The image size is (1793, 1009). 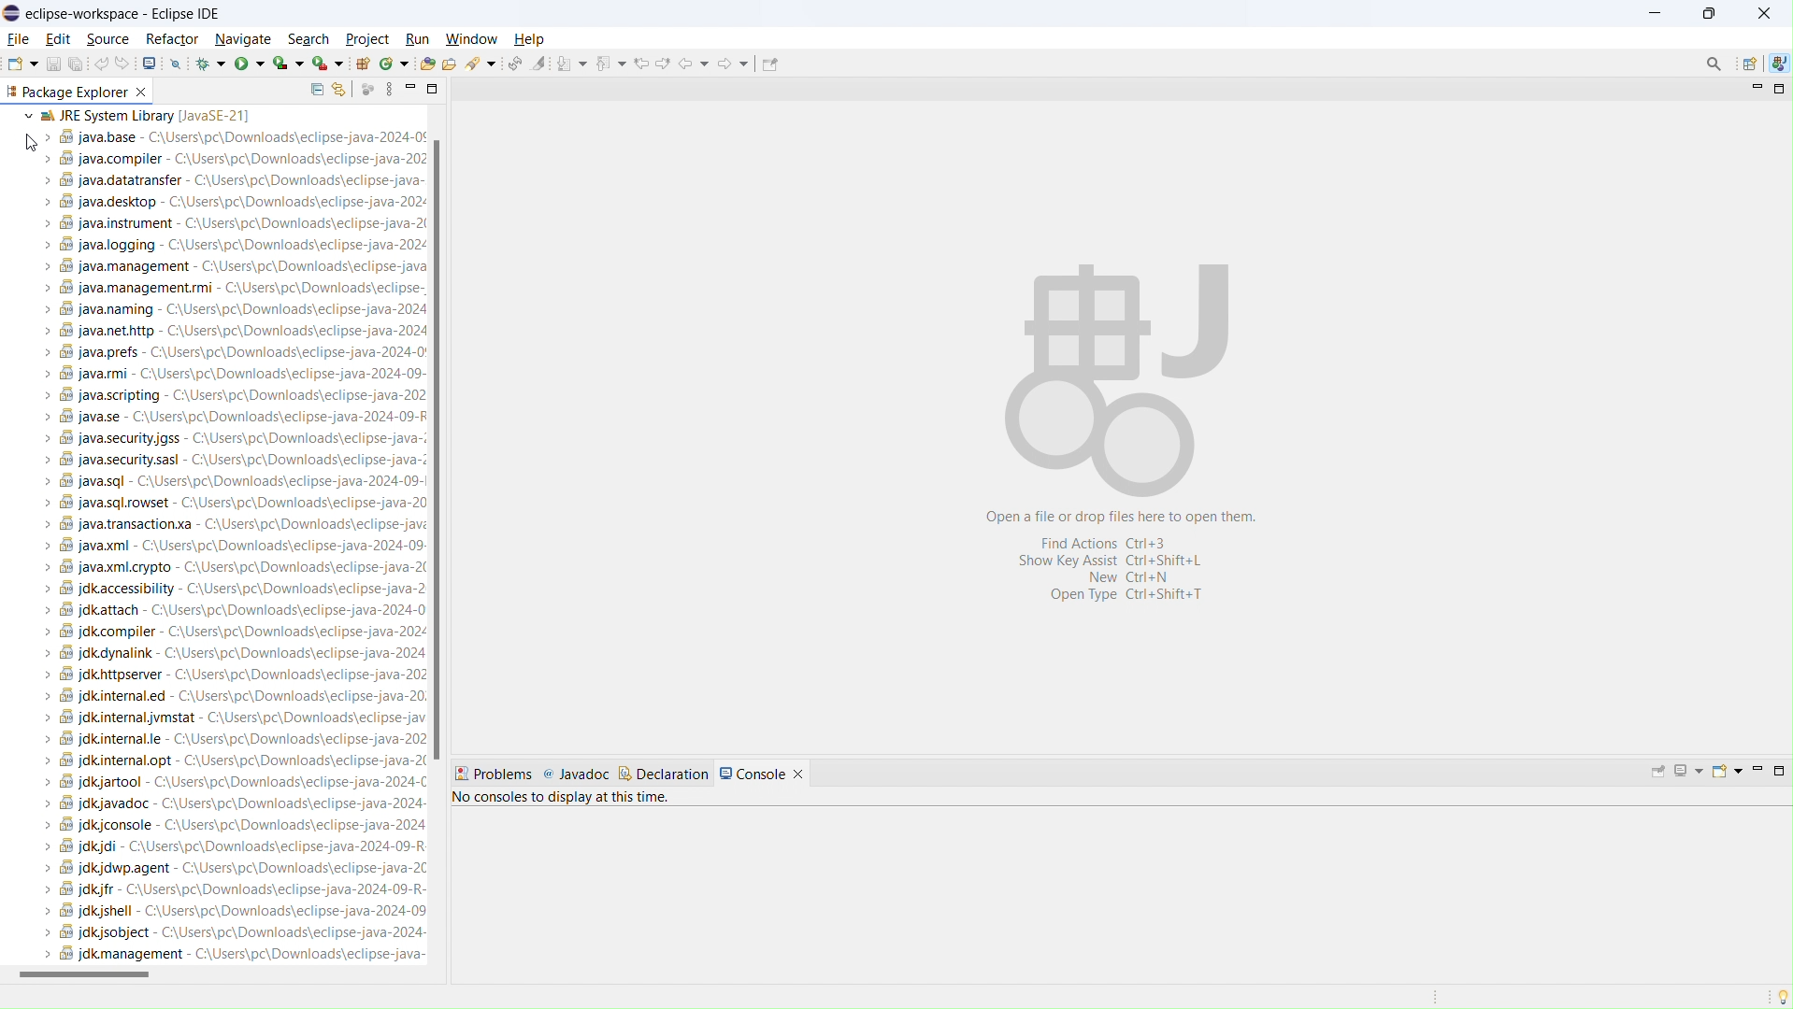 What do you see at coordinates (639, 64) in the screenshot?
I see `previous edit location` at bounding box center [639, 64].